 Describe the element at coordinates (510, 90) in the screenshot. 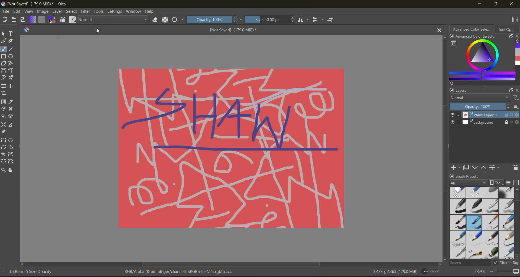

I see `float docker` at that location.